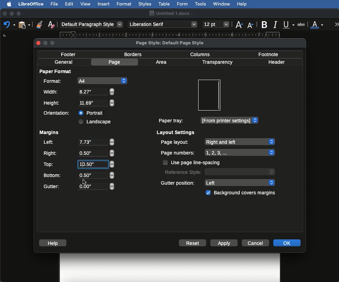 Image resolution: width=339 pixels, height=282 pixels. Describe the element at coordinates (56, 71) in the screenshot. I see `Paper format` at that location.